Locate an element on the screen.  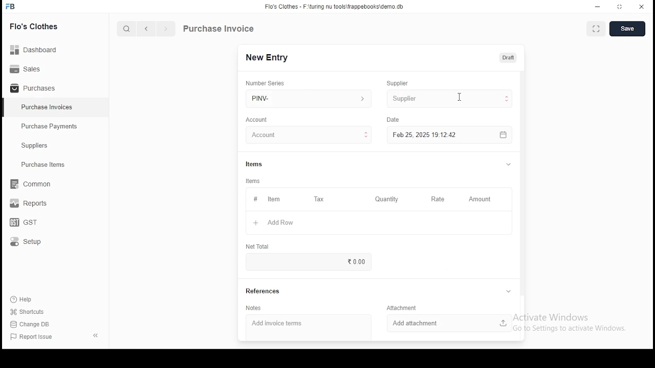
add attachment is located at coordinates (450, 323).